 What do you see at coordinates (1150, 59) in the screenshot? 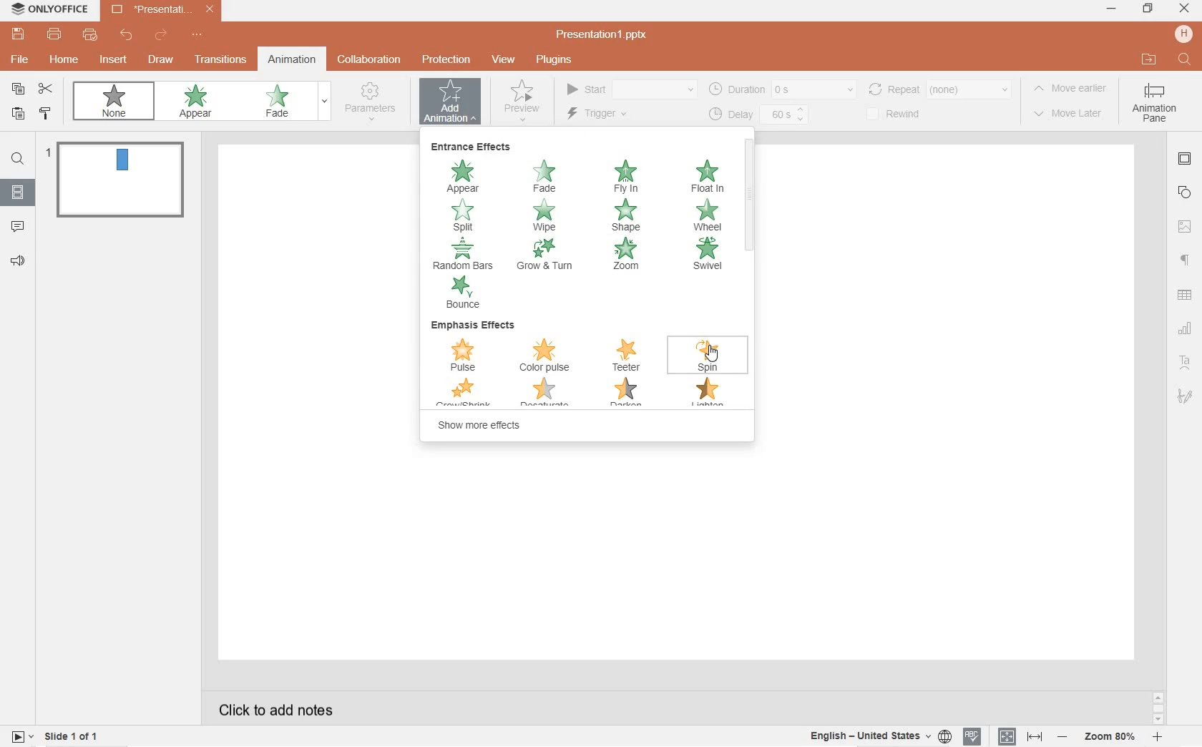
I see `OPEN FILE LOCATION` at bounding box center [1150, 59].